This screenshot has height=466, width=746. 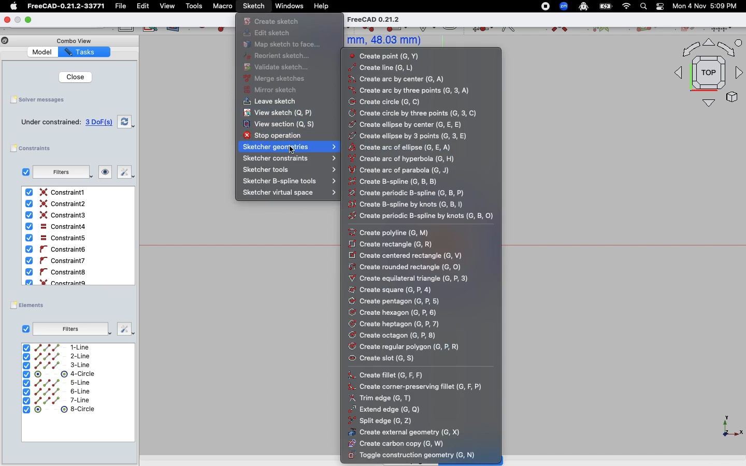 I want to click on Extend edge, so click(x=386, y=409).